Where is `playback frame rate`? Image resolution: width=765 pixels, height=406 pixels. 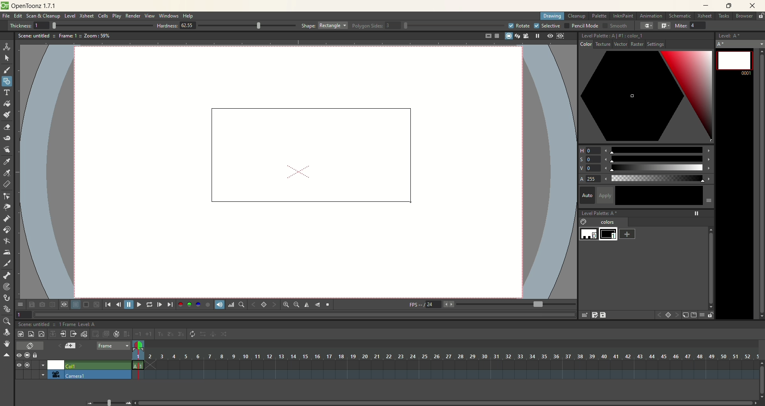
playback frame rate is located at coordinates (433, 306).